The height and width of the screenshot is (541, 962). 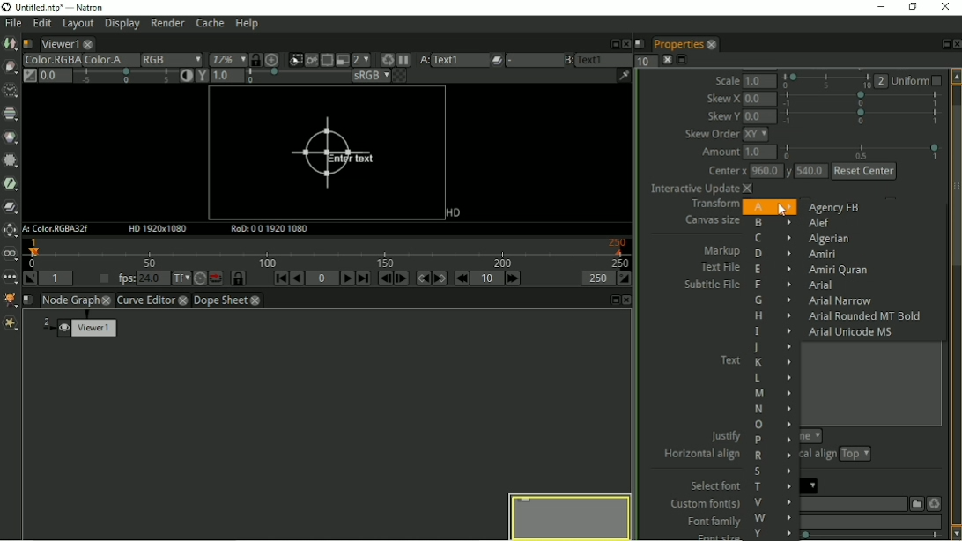 What do you see at coordinates (810, 436) in the screenshot?
I see `none` at bounding box center [810, 436].